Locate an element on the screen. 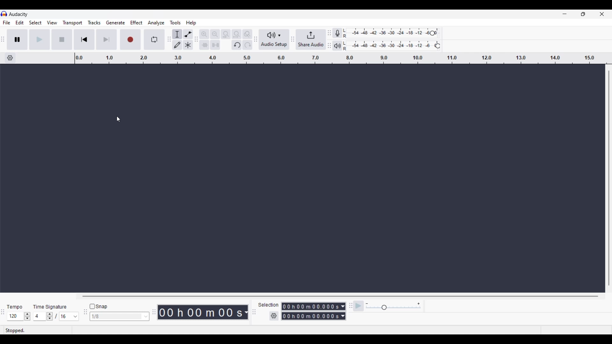 The image size is (612, 344). Redo is located at coordinates (247, 45).